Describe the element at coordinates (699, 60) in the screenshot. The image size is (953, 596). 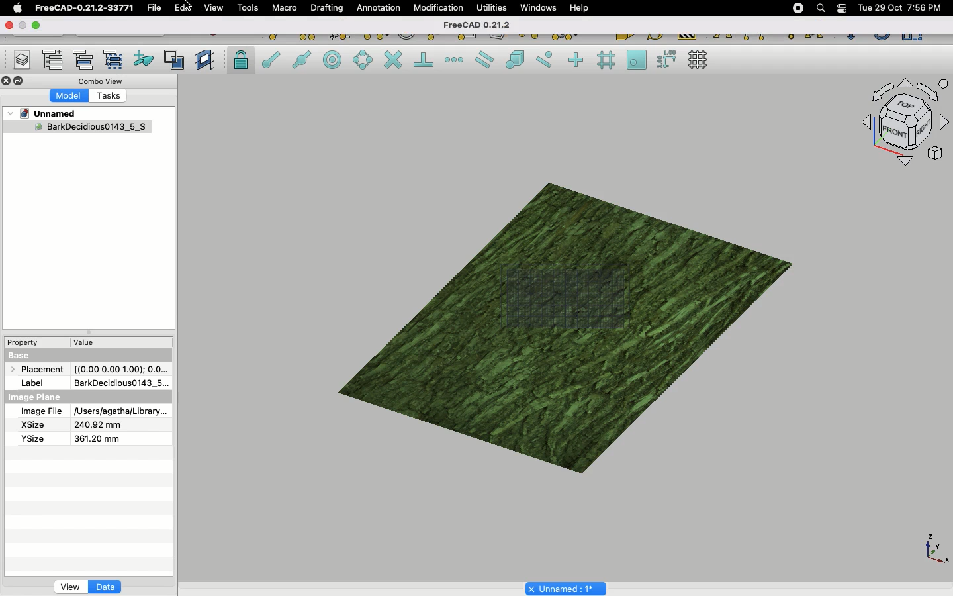
I see `Toggle grid` at that location.